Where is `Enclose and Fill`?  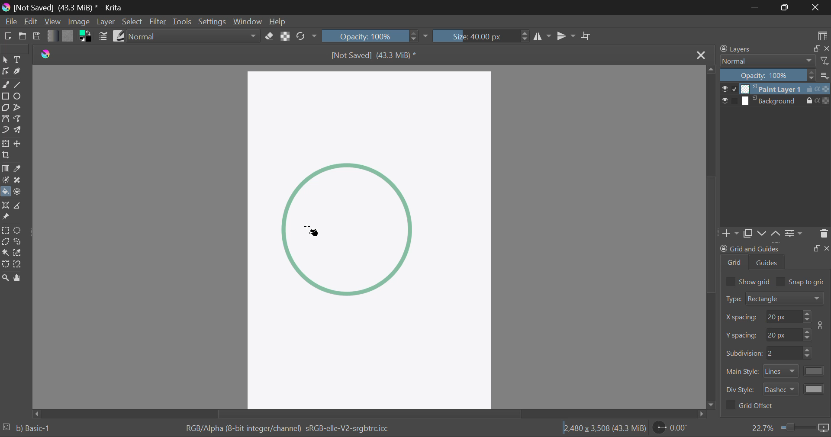 Enclose and Fill is located at coordinates (19, 192).